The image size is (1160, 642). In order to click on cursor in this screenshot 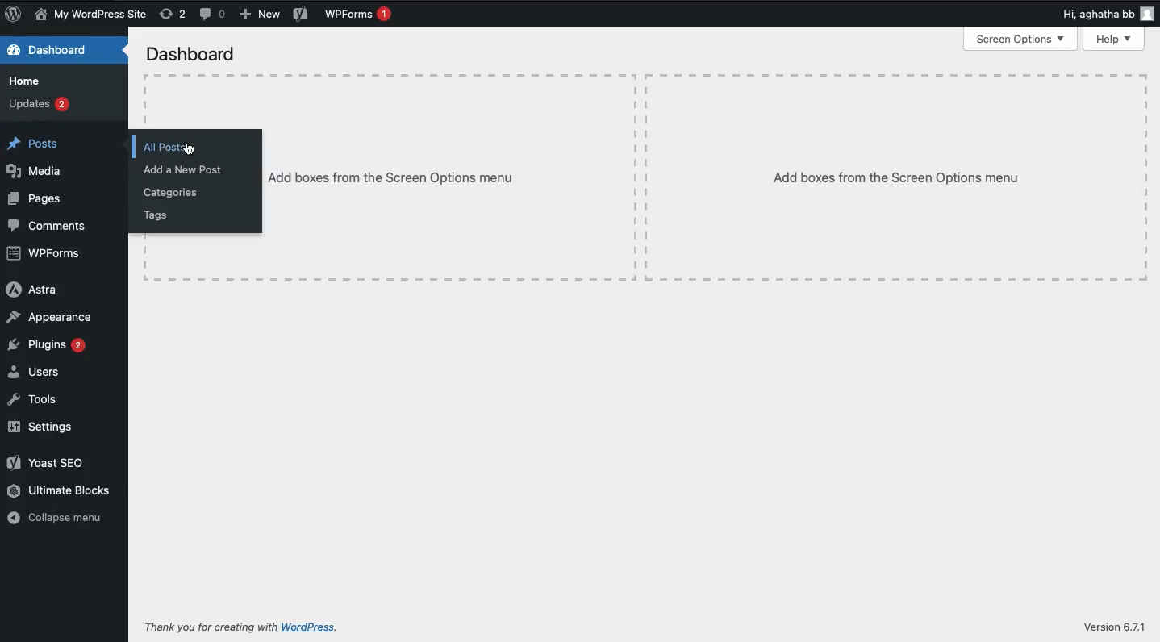, I will do `click(190, 151)`.